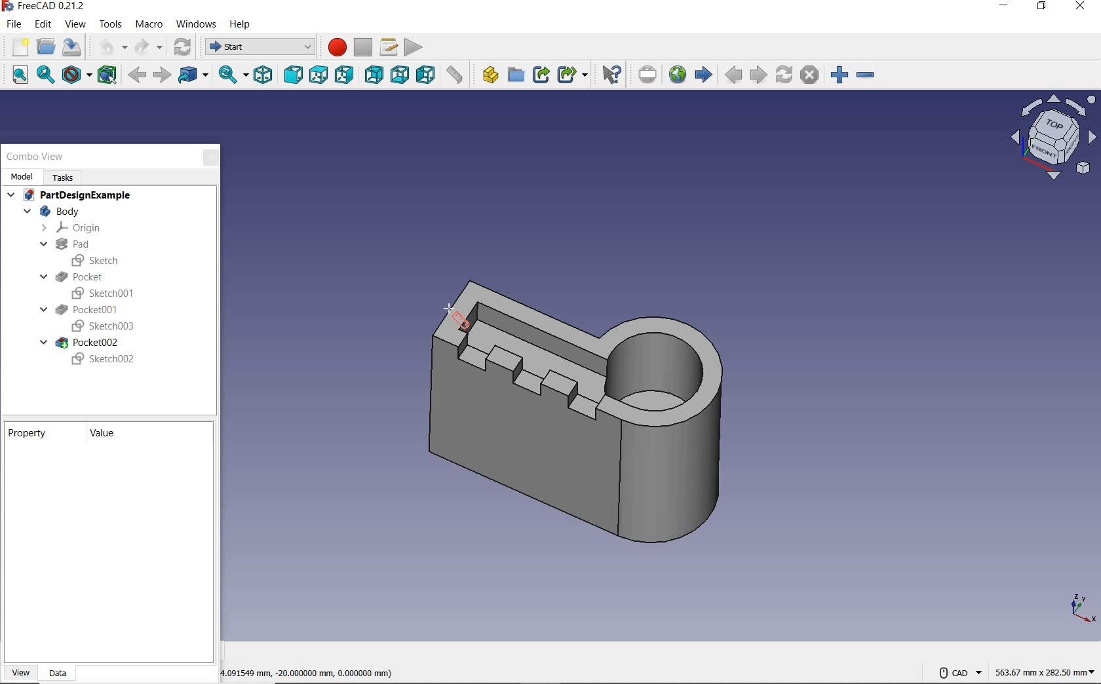  Describe the element at coordinates (515, 76) in the screenshot. I see `create group` at that location.